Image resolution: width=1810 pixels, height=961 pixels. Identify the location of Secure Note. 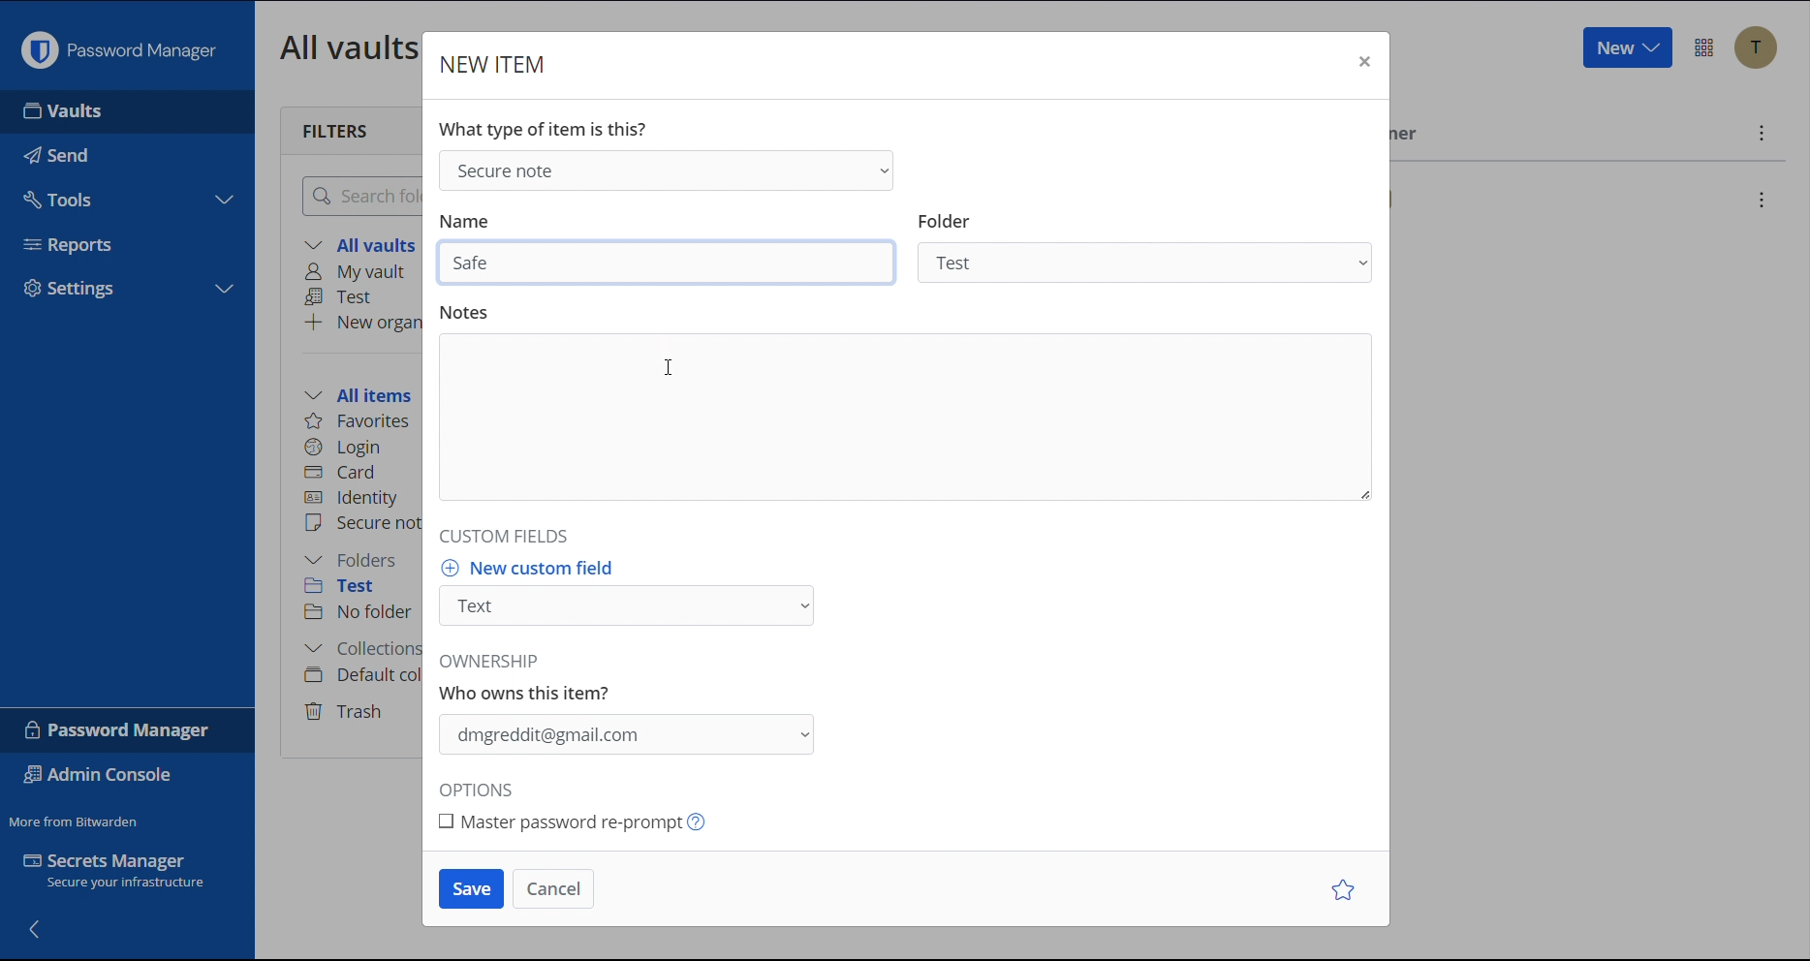
(664, 169).